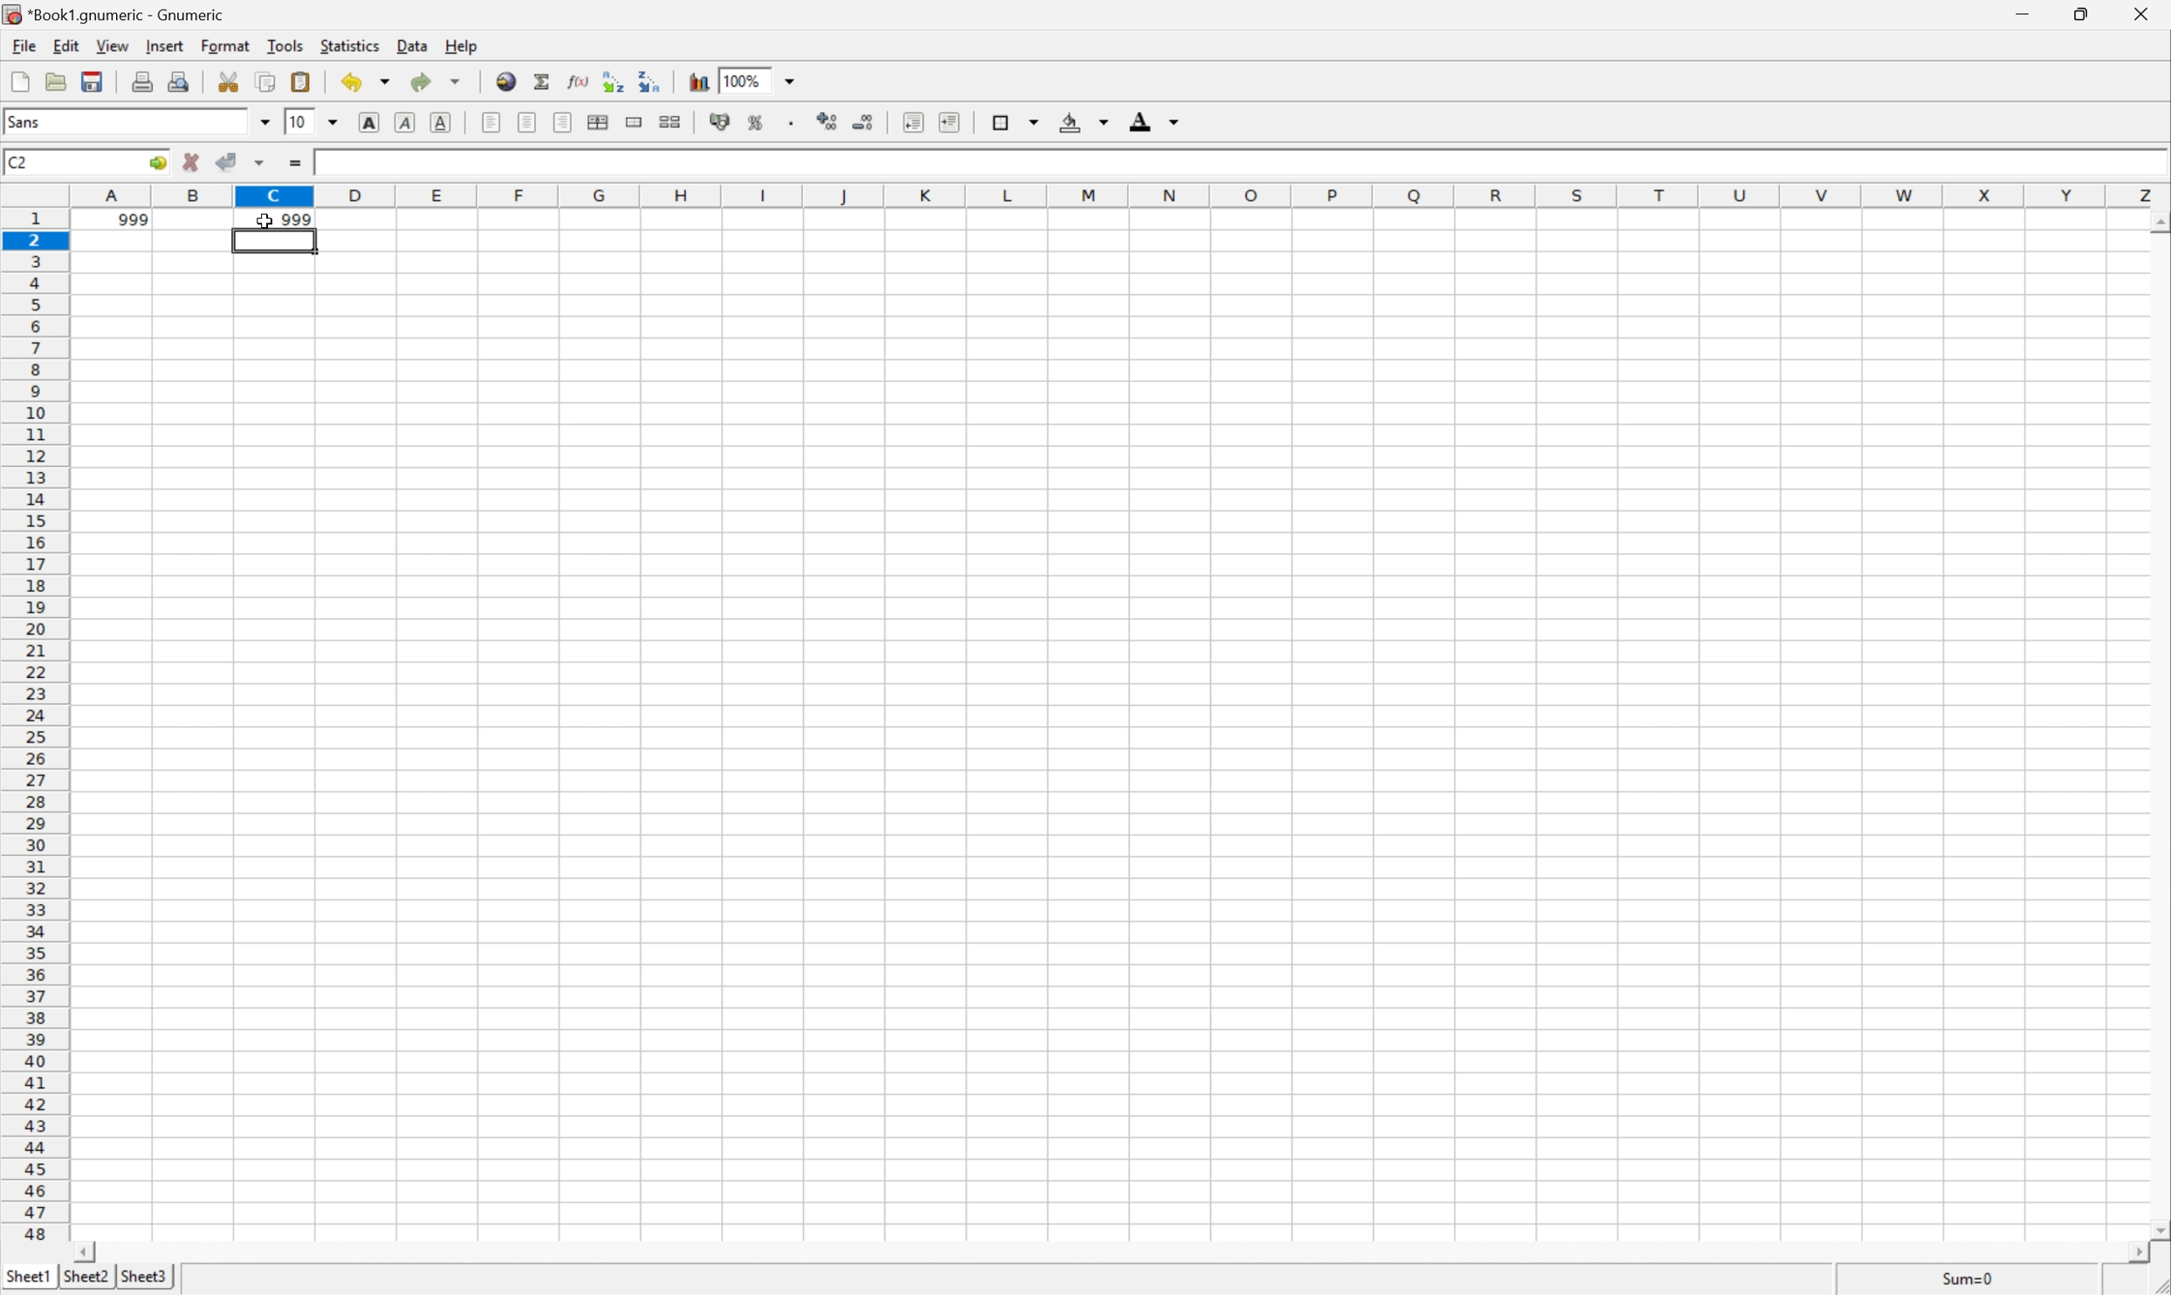 The height and width of the screenshot is (1295, 2171). Describe the element at coordinates (1155, 120) in the screenshot. I see `foreground` at that location.